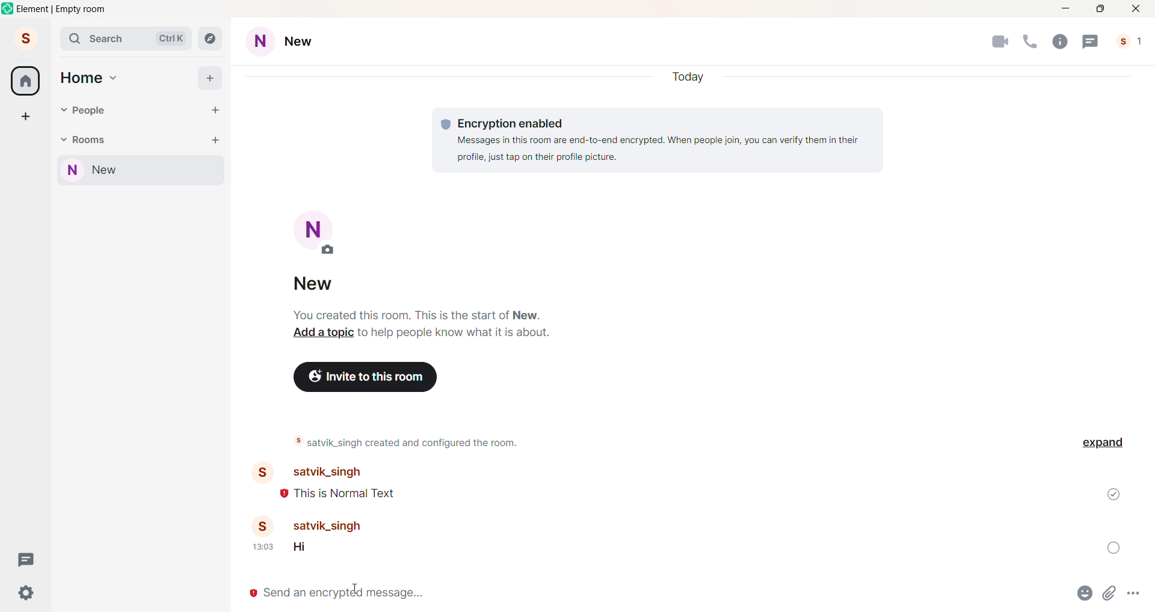 The height and width of the screenshot is (612, 1155). Describe the element at coordinates (691, 75) in the screenshot. I see `Today` at that location.